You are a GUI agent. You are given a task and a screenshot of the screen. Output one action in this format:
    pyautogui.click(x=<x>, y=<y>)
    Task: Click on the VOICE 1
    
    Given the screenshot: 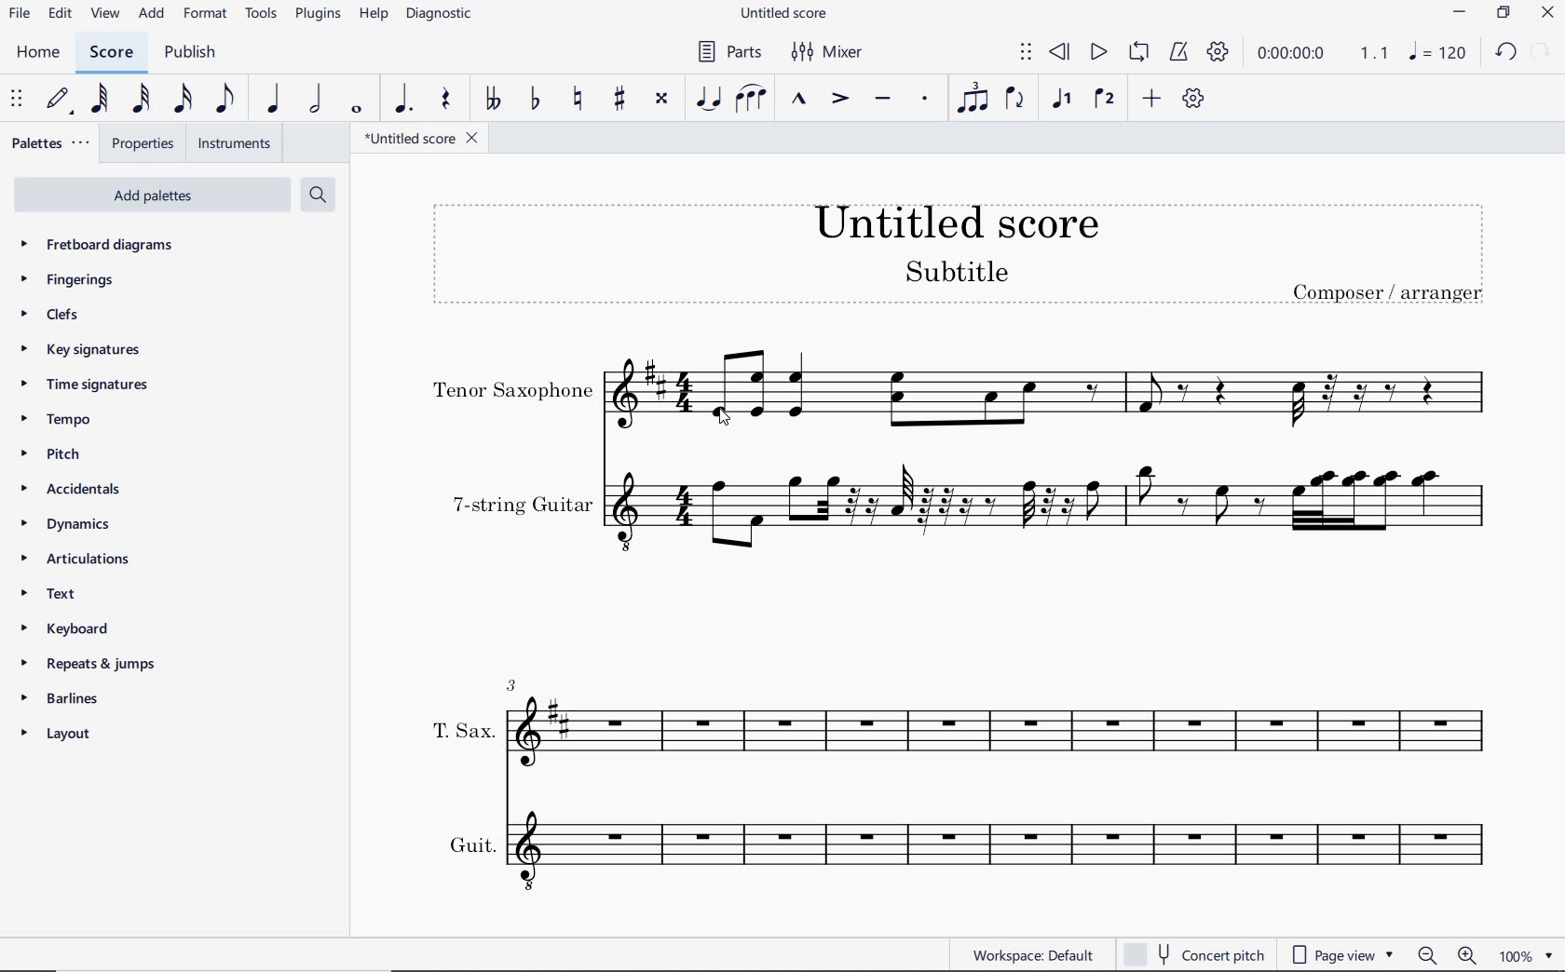 What is the action you would take?
    pyautogui.click(x=1063, y=100)
    